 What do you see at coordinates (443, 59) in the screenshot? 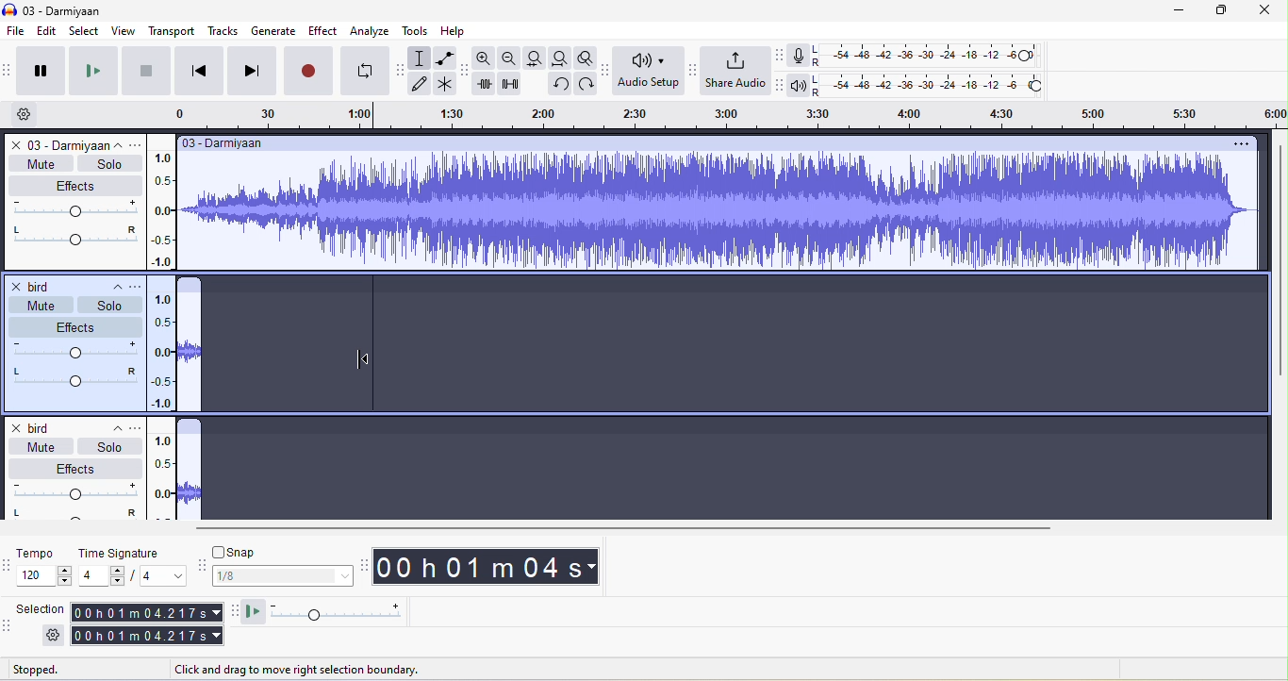
I see `envelope tool` at bounding box center [443, 59].